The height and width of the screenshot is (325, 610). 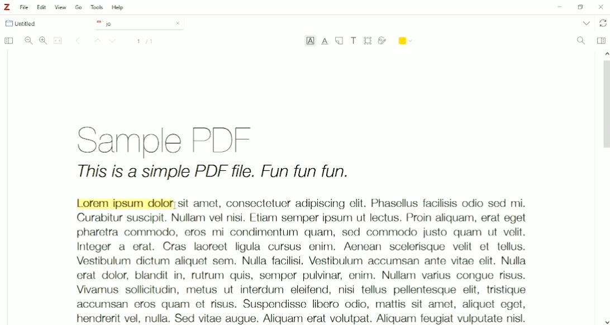 I want to click on This is a simple PDF file. Fun fun fun., so click(x=213, y=173).